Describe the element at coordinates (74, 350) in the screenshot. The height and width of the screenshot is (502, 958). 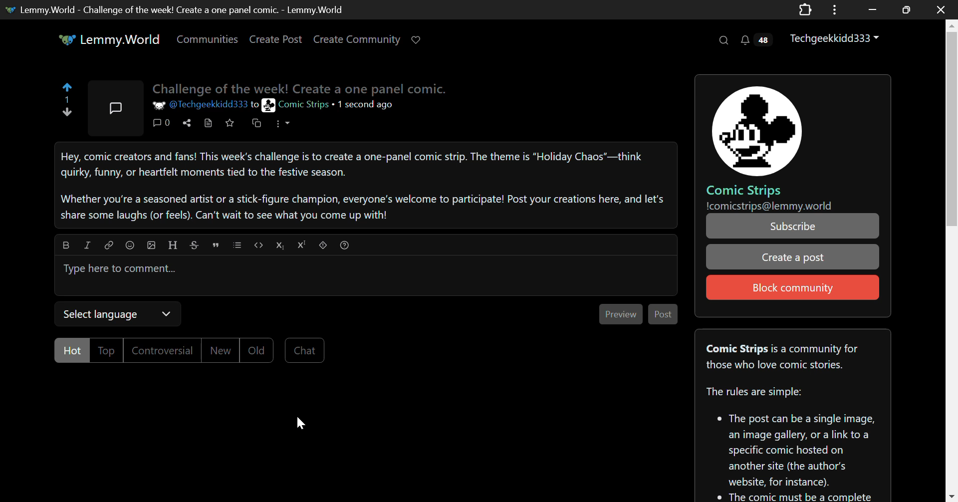
I see `Hot` at that location.